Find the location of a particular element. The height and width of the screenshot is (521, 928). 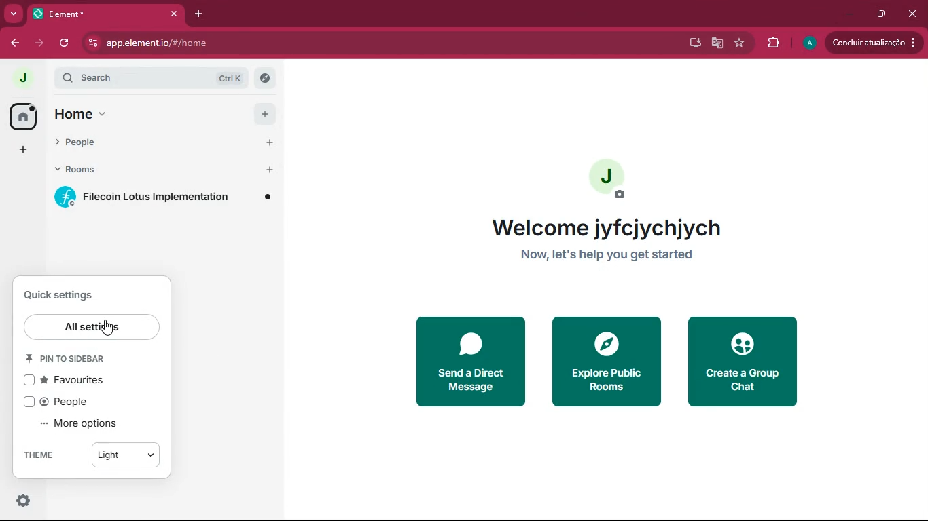

settings is located at coordinates (20, 502).